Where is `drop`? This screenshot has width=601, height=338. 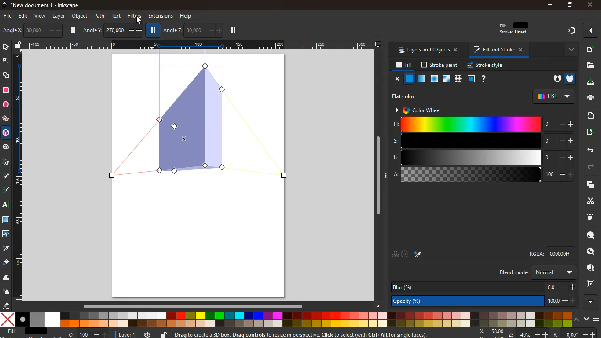
drop is located at coordinates (419, 254).